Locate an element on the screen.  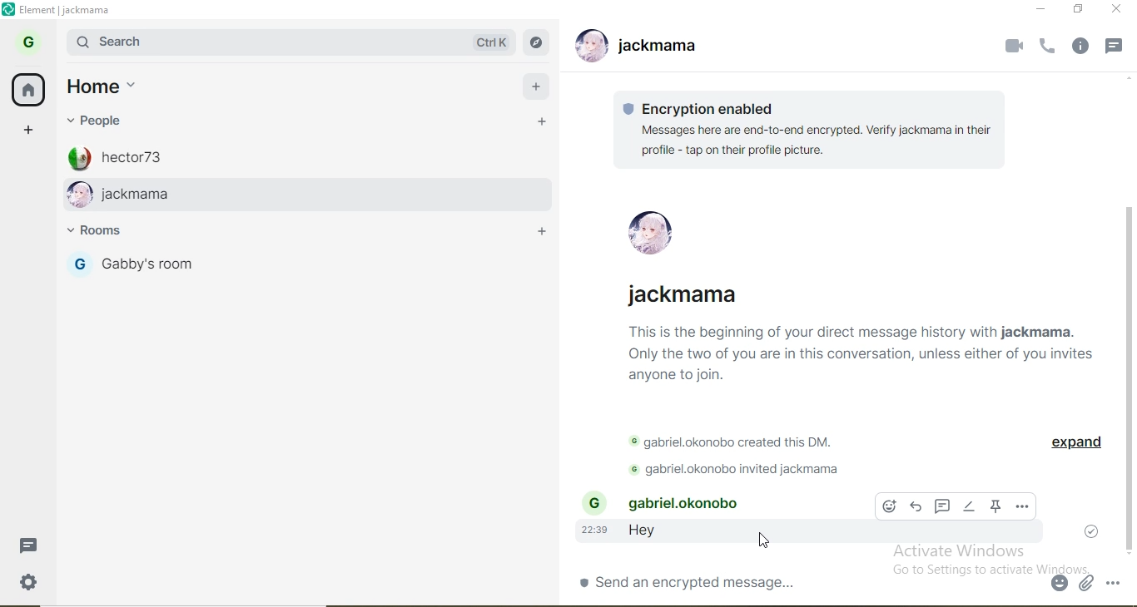
add space is located at coordinates (23, 132).